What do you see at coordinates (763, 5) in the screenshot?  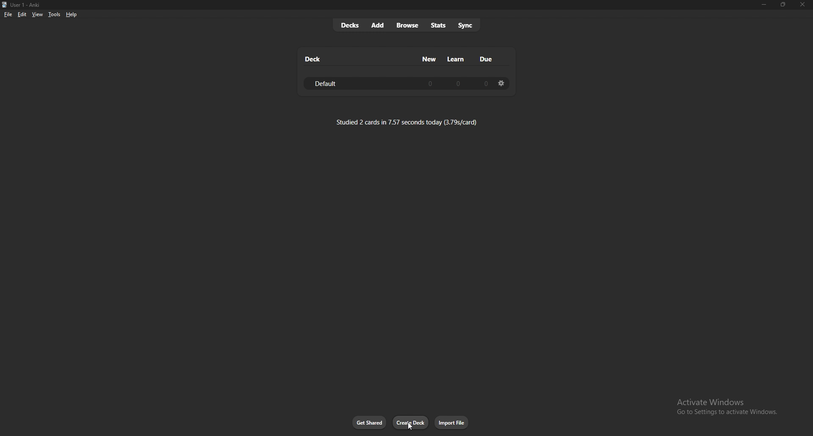 I see `minimize` at bounding box center [763, 5].